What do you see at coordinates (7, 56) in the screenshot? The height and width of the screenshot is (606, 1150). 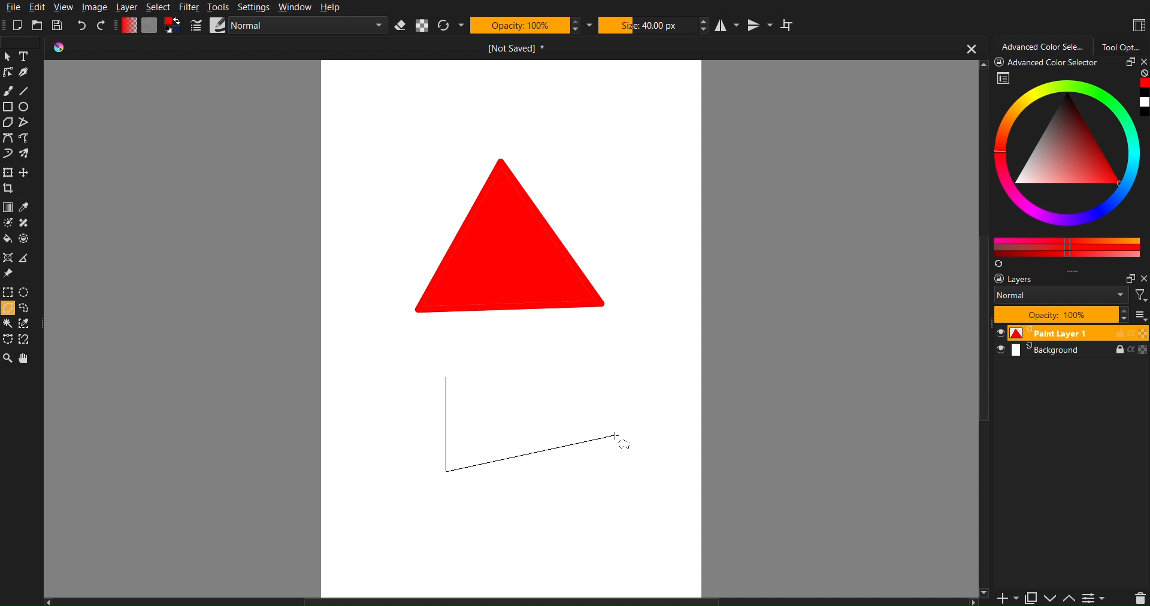 I see `Pointer` at bounding box center [7, 56].